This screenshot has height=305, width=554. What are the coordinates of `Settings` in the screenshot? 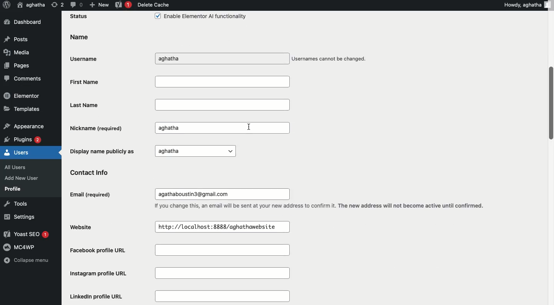 It's located at (18, 217).